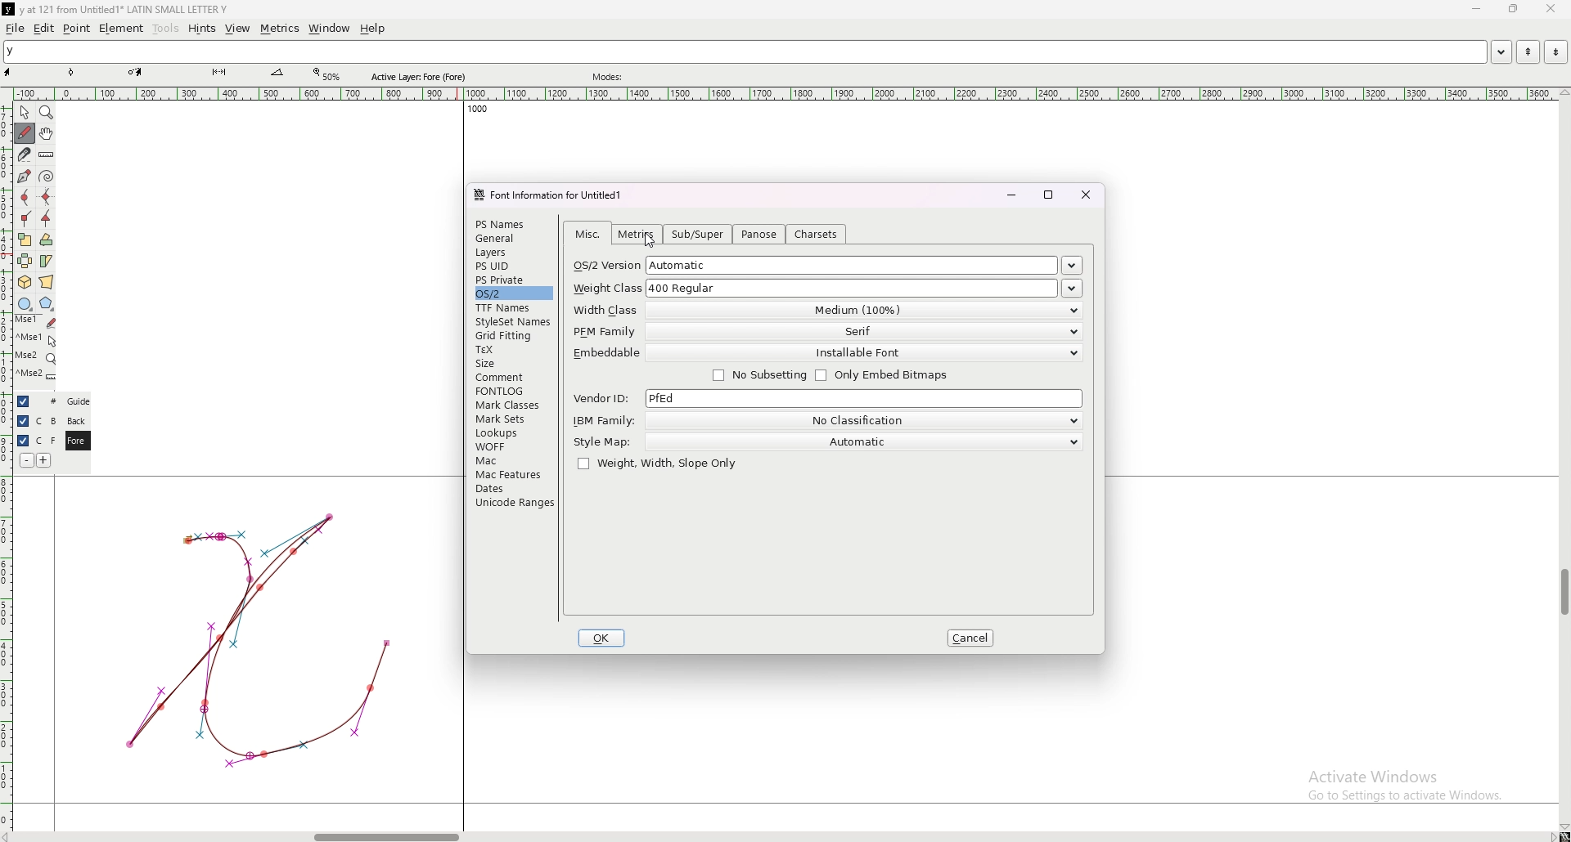  I want to click on hints, so click(200, 29).